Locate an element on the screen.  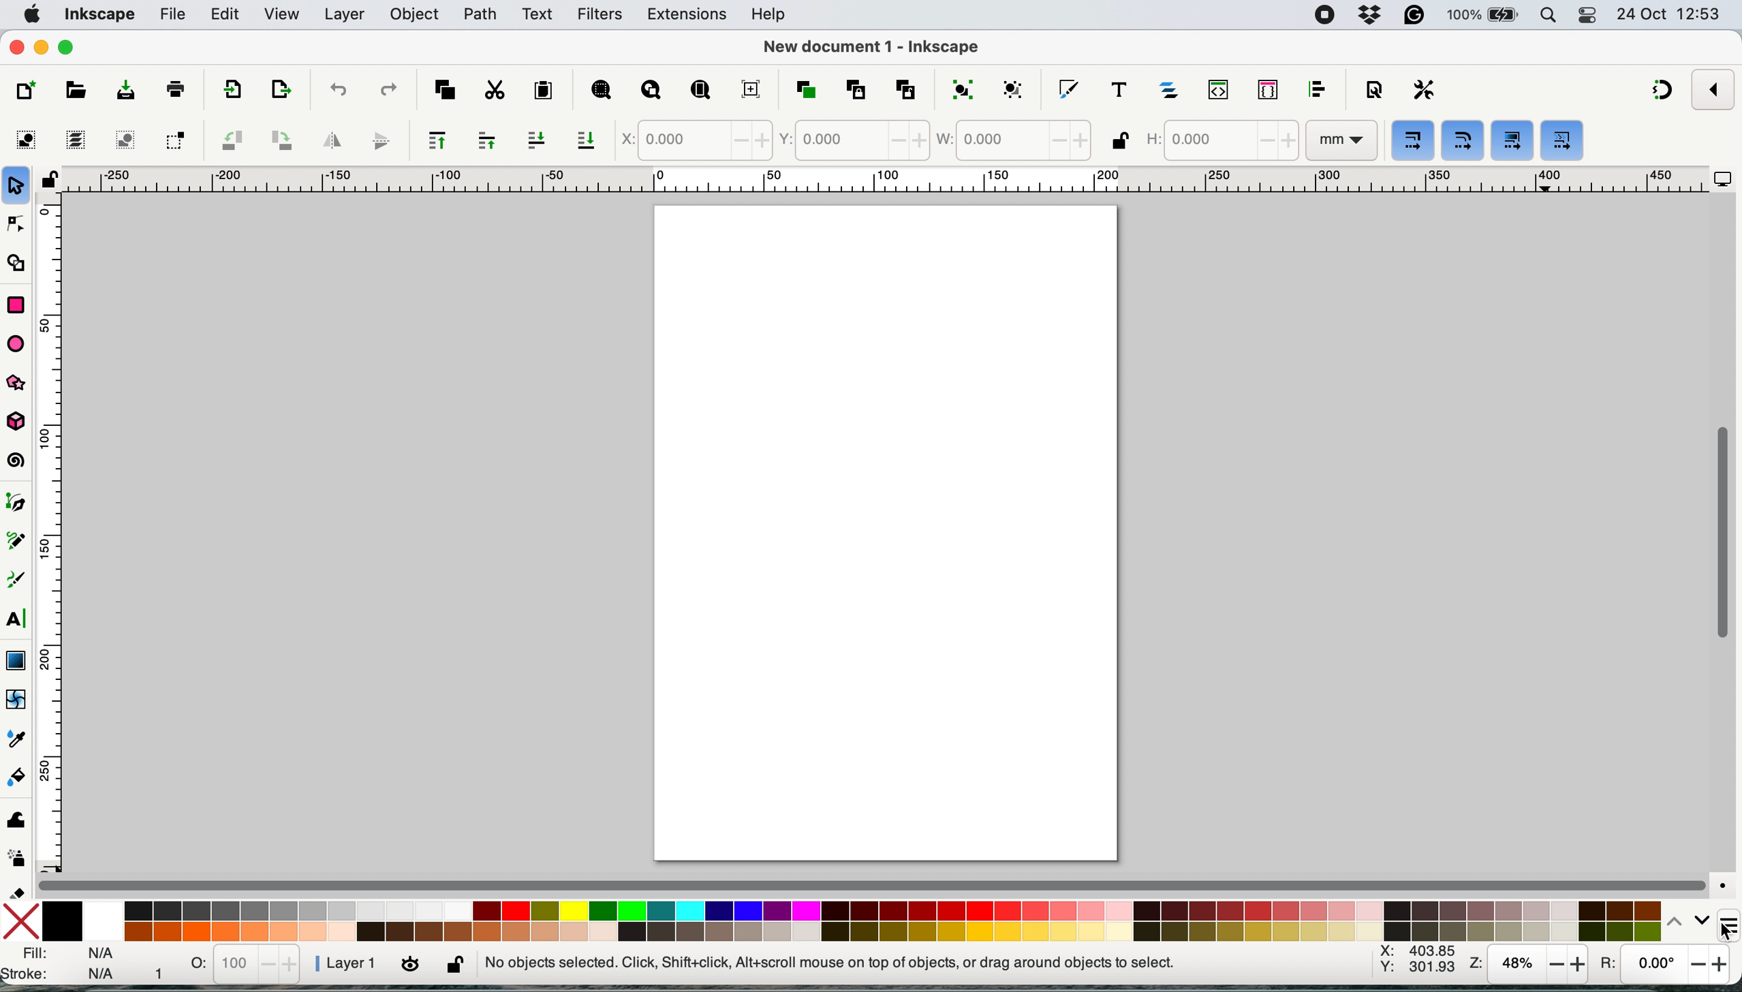
enable snapping is located at coordinates (1710, 90).